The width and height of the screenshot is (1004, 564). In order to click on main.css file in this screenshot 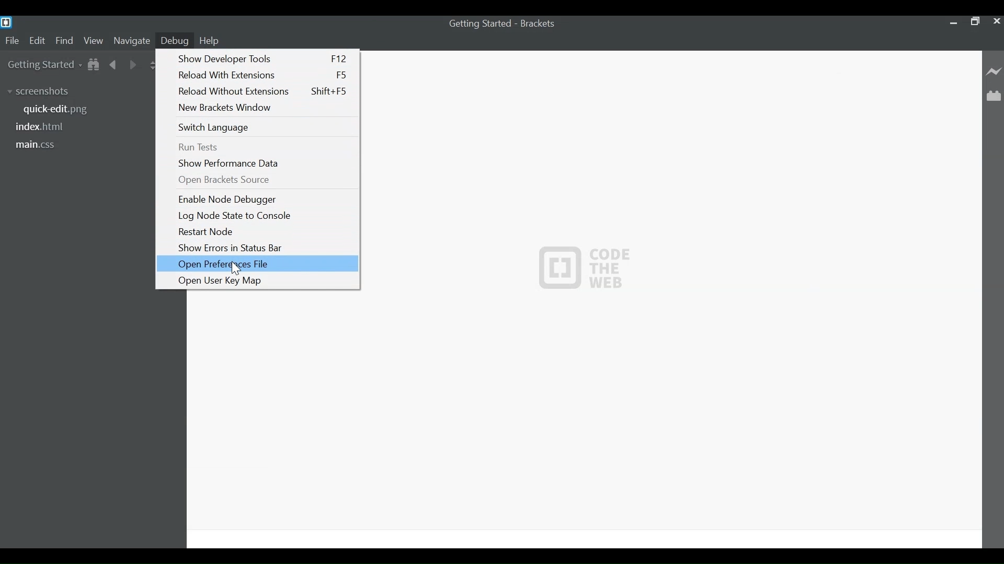, I will do `click(37, 145)`.